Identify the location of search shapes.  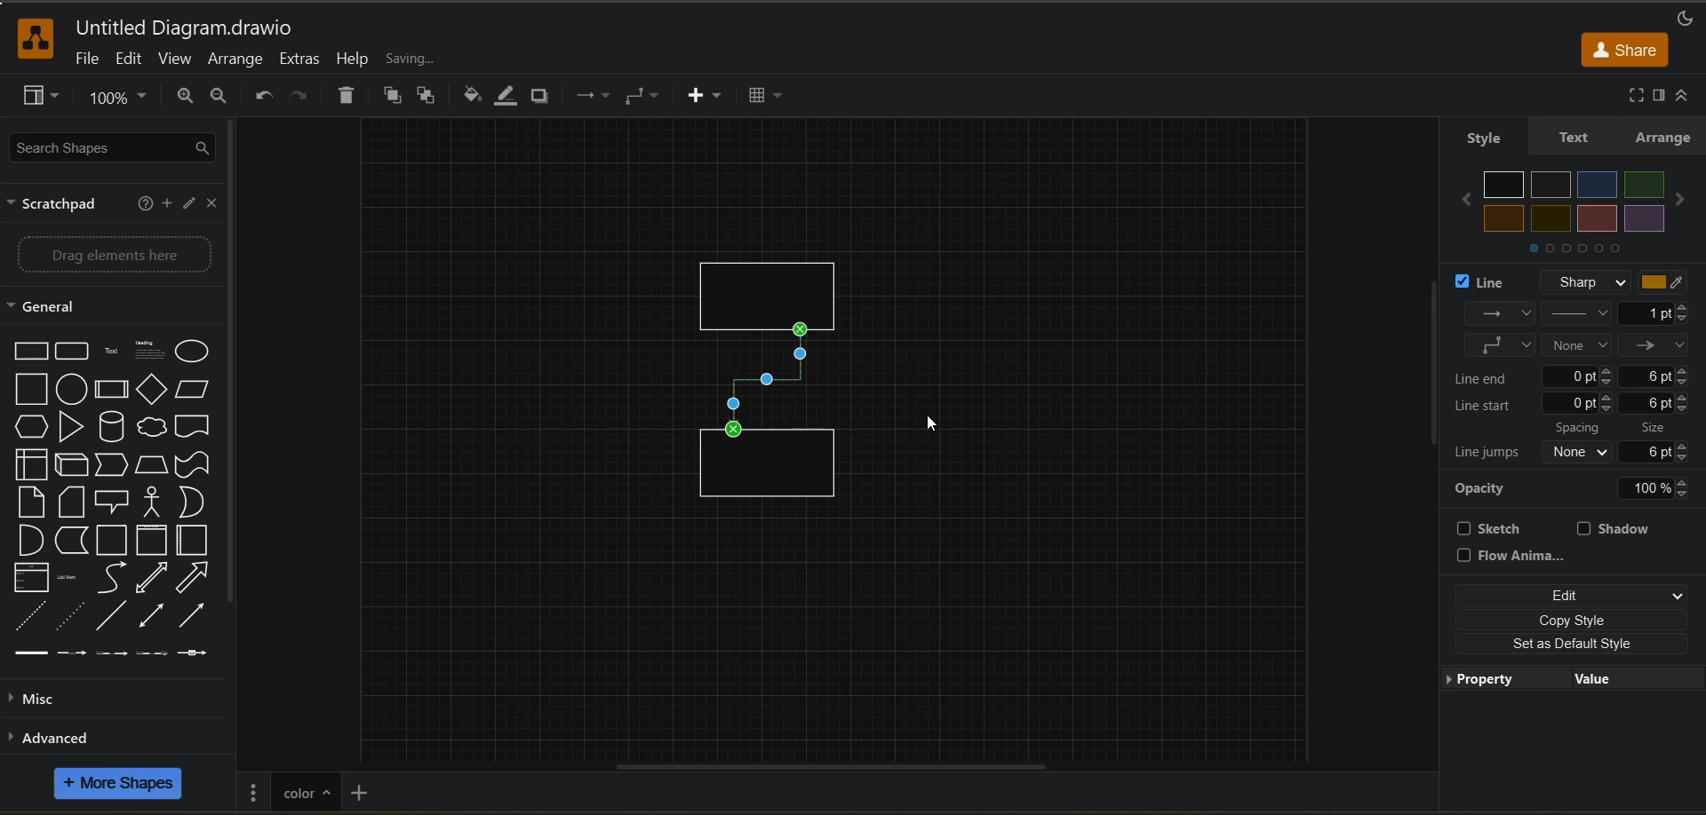
(115, 149).